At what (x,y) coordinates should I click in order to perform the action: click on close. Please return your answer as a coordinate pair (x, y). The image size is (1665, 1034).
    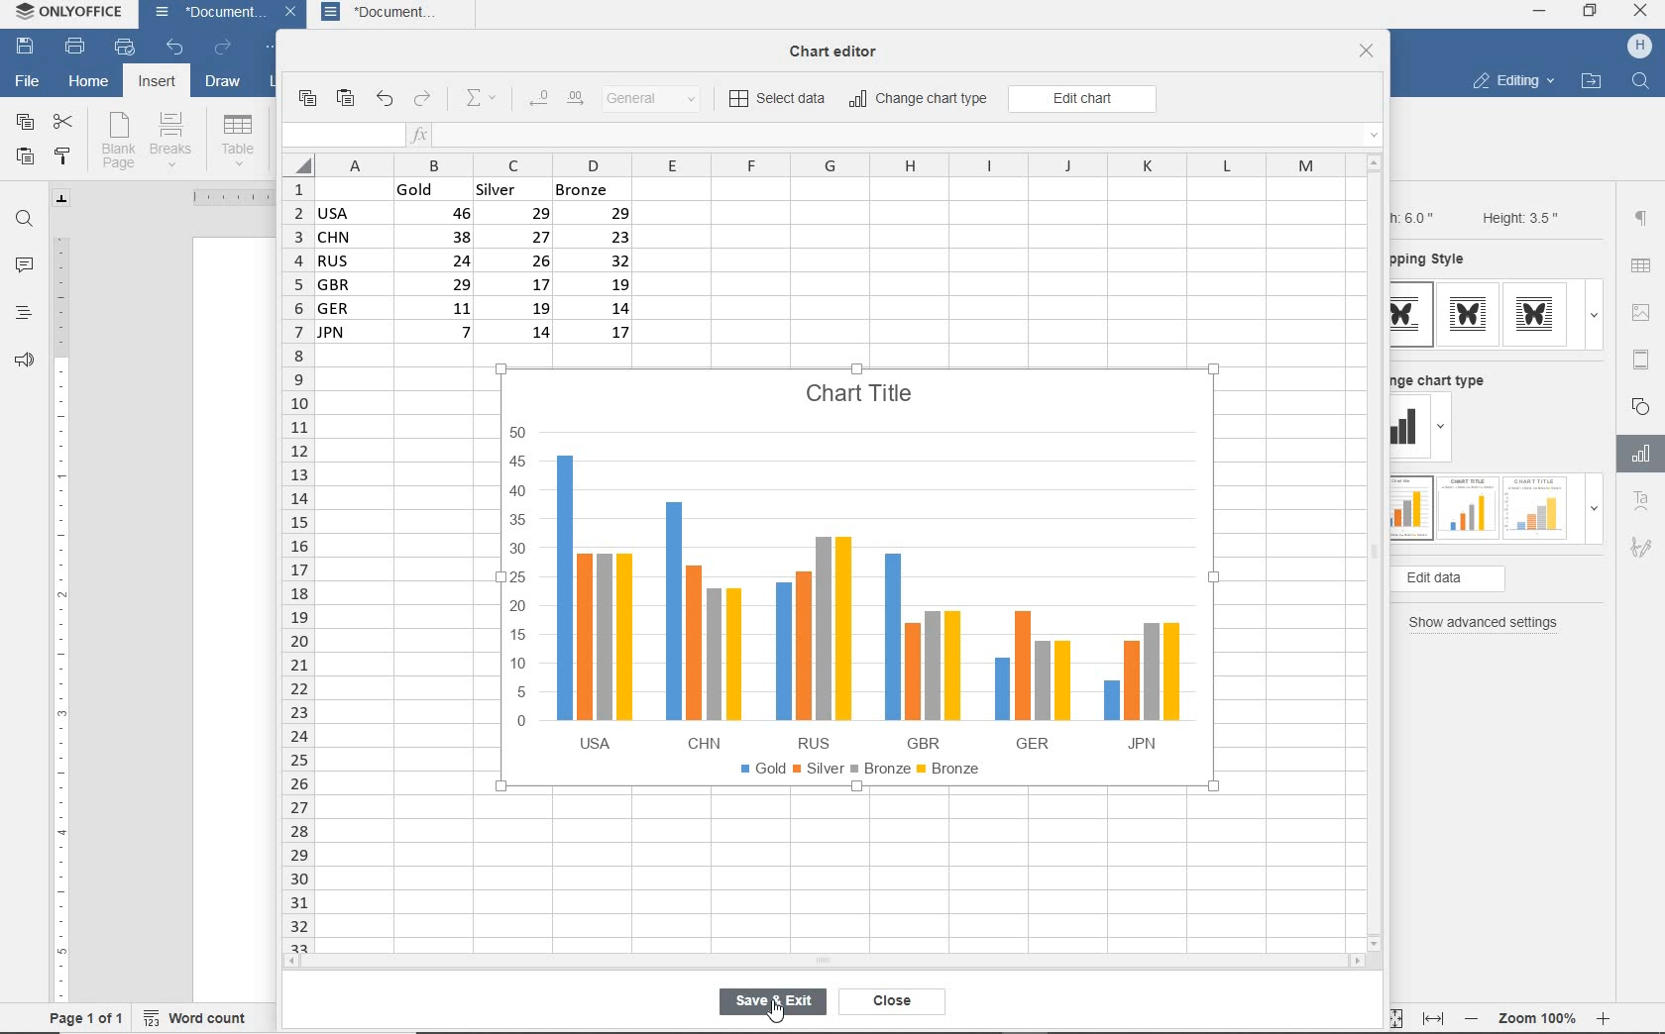
    Looking at the image, I should click on (1367, 52).